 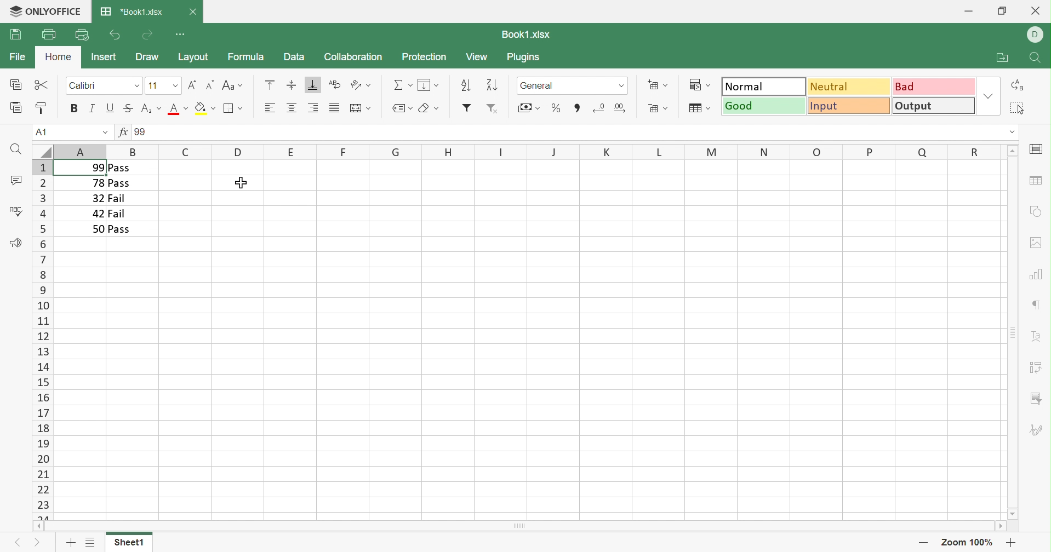 I want to click on Home, so click(x=59, y=58).